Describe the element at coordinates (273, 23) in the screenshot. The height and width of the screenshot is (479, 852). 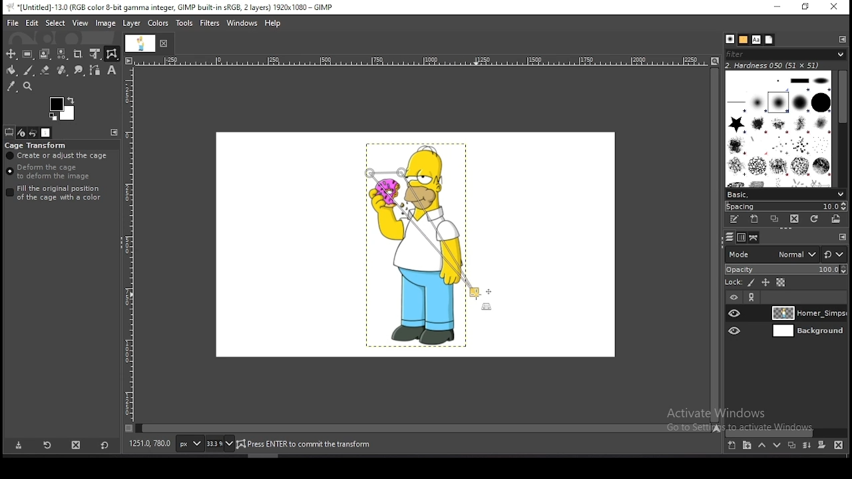
I see `help` at that location.